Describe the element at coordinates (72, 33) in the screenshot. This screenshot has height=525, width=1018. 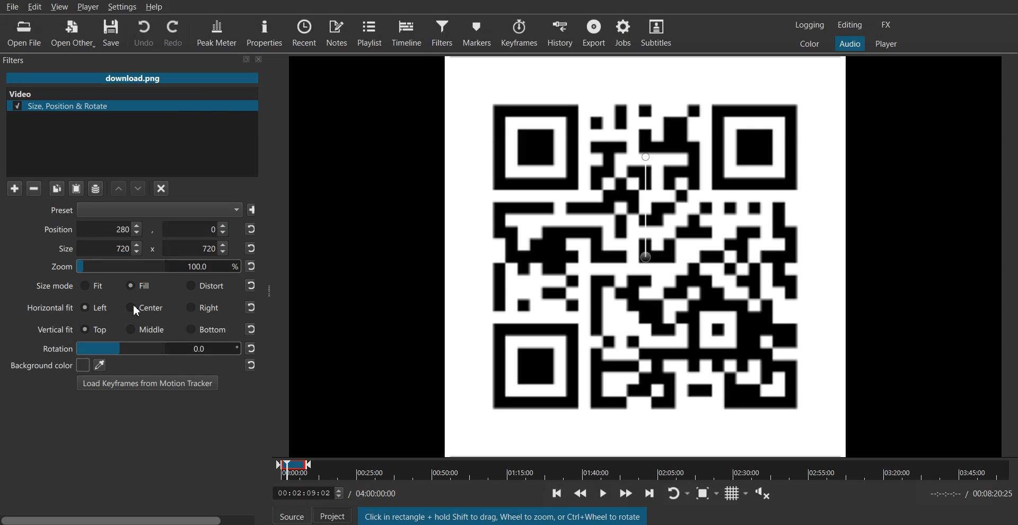
I see `Open Other` at that location.